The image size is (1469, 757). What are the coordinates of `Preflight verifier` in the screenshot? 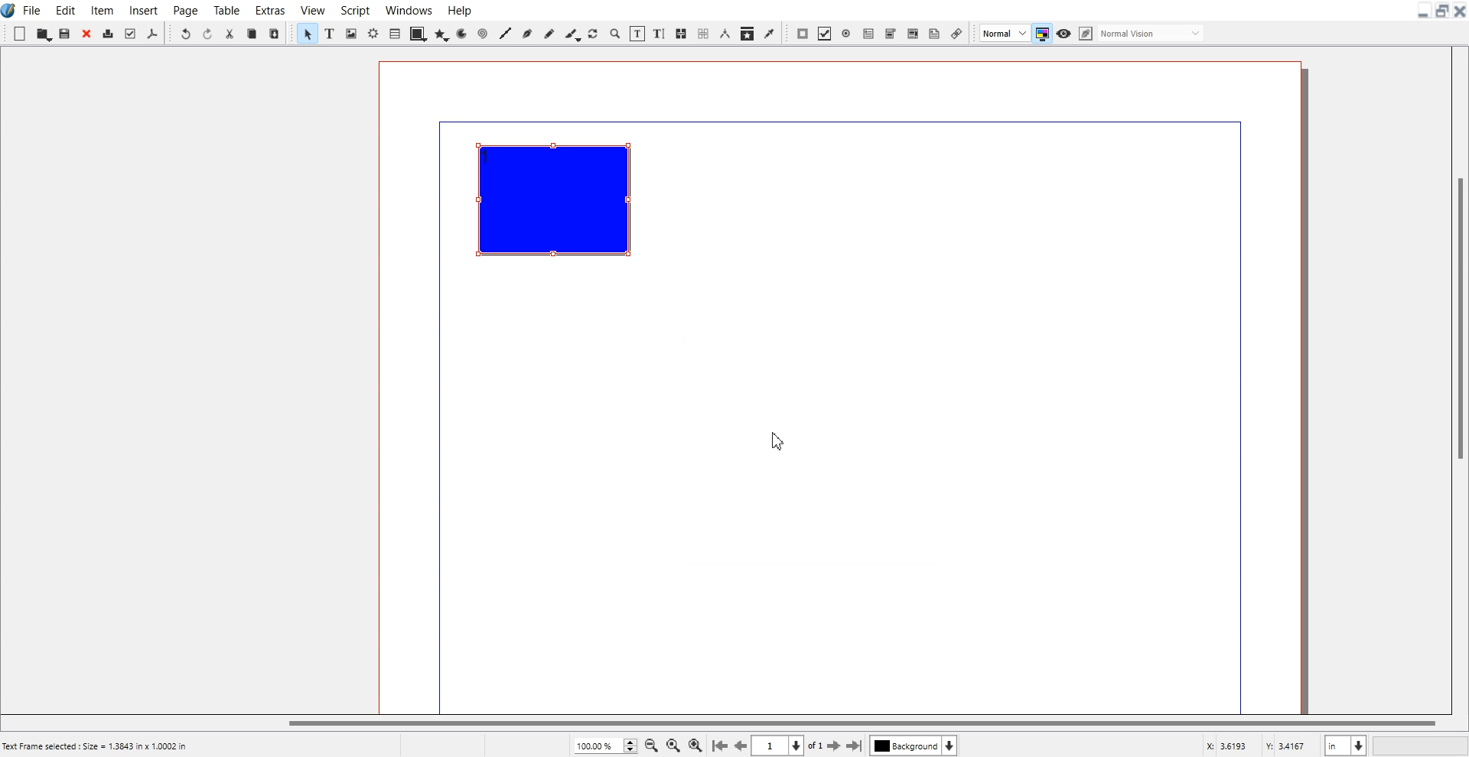 It's located at (130, 32).